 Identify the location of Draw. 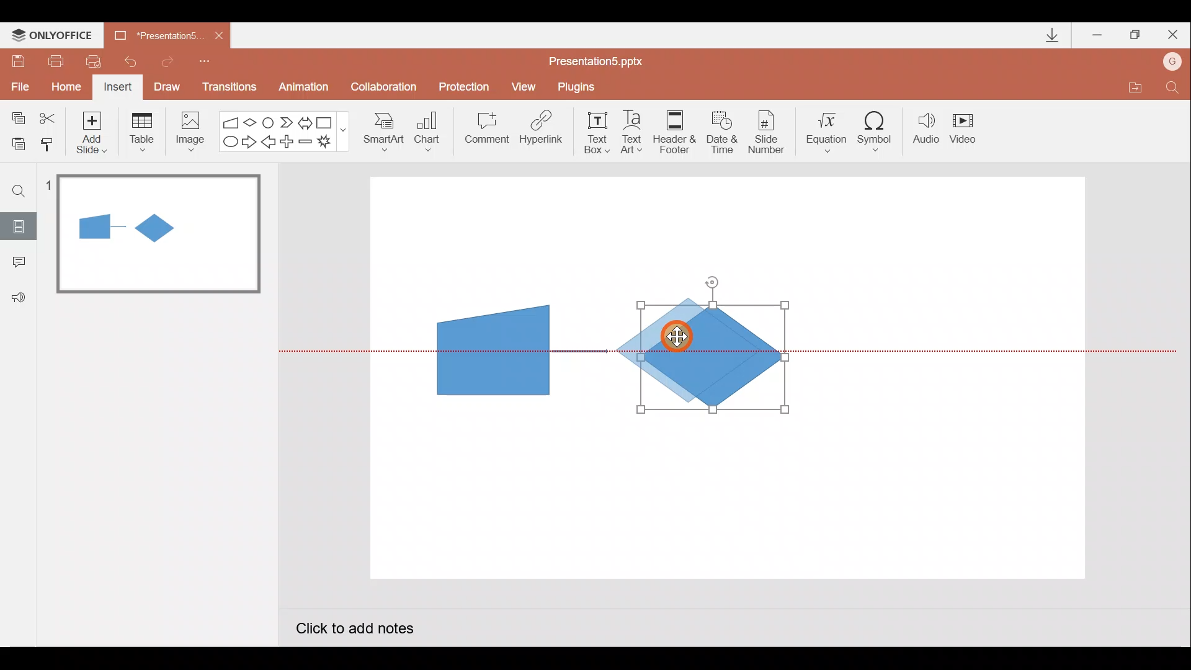
(167, 86).